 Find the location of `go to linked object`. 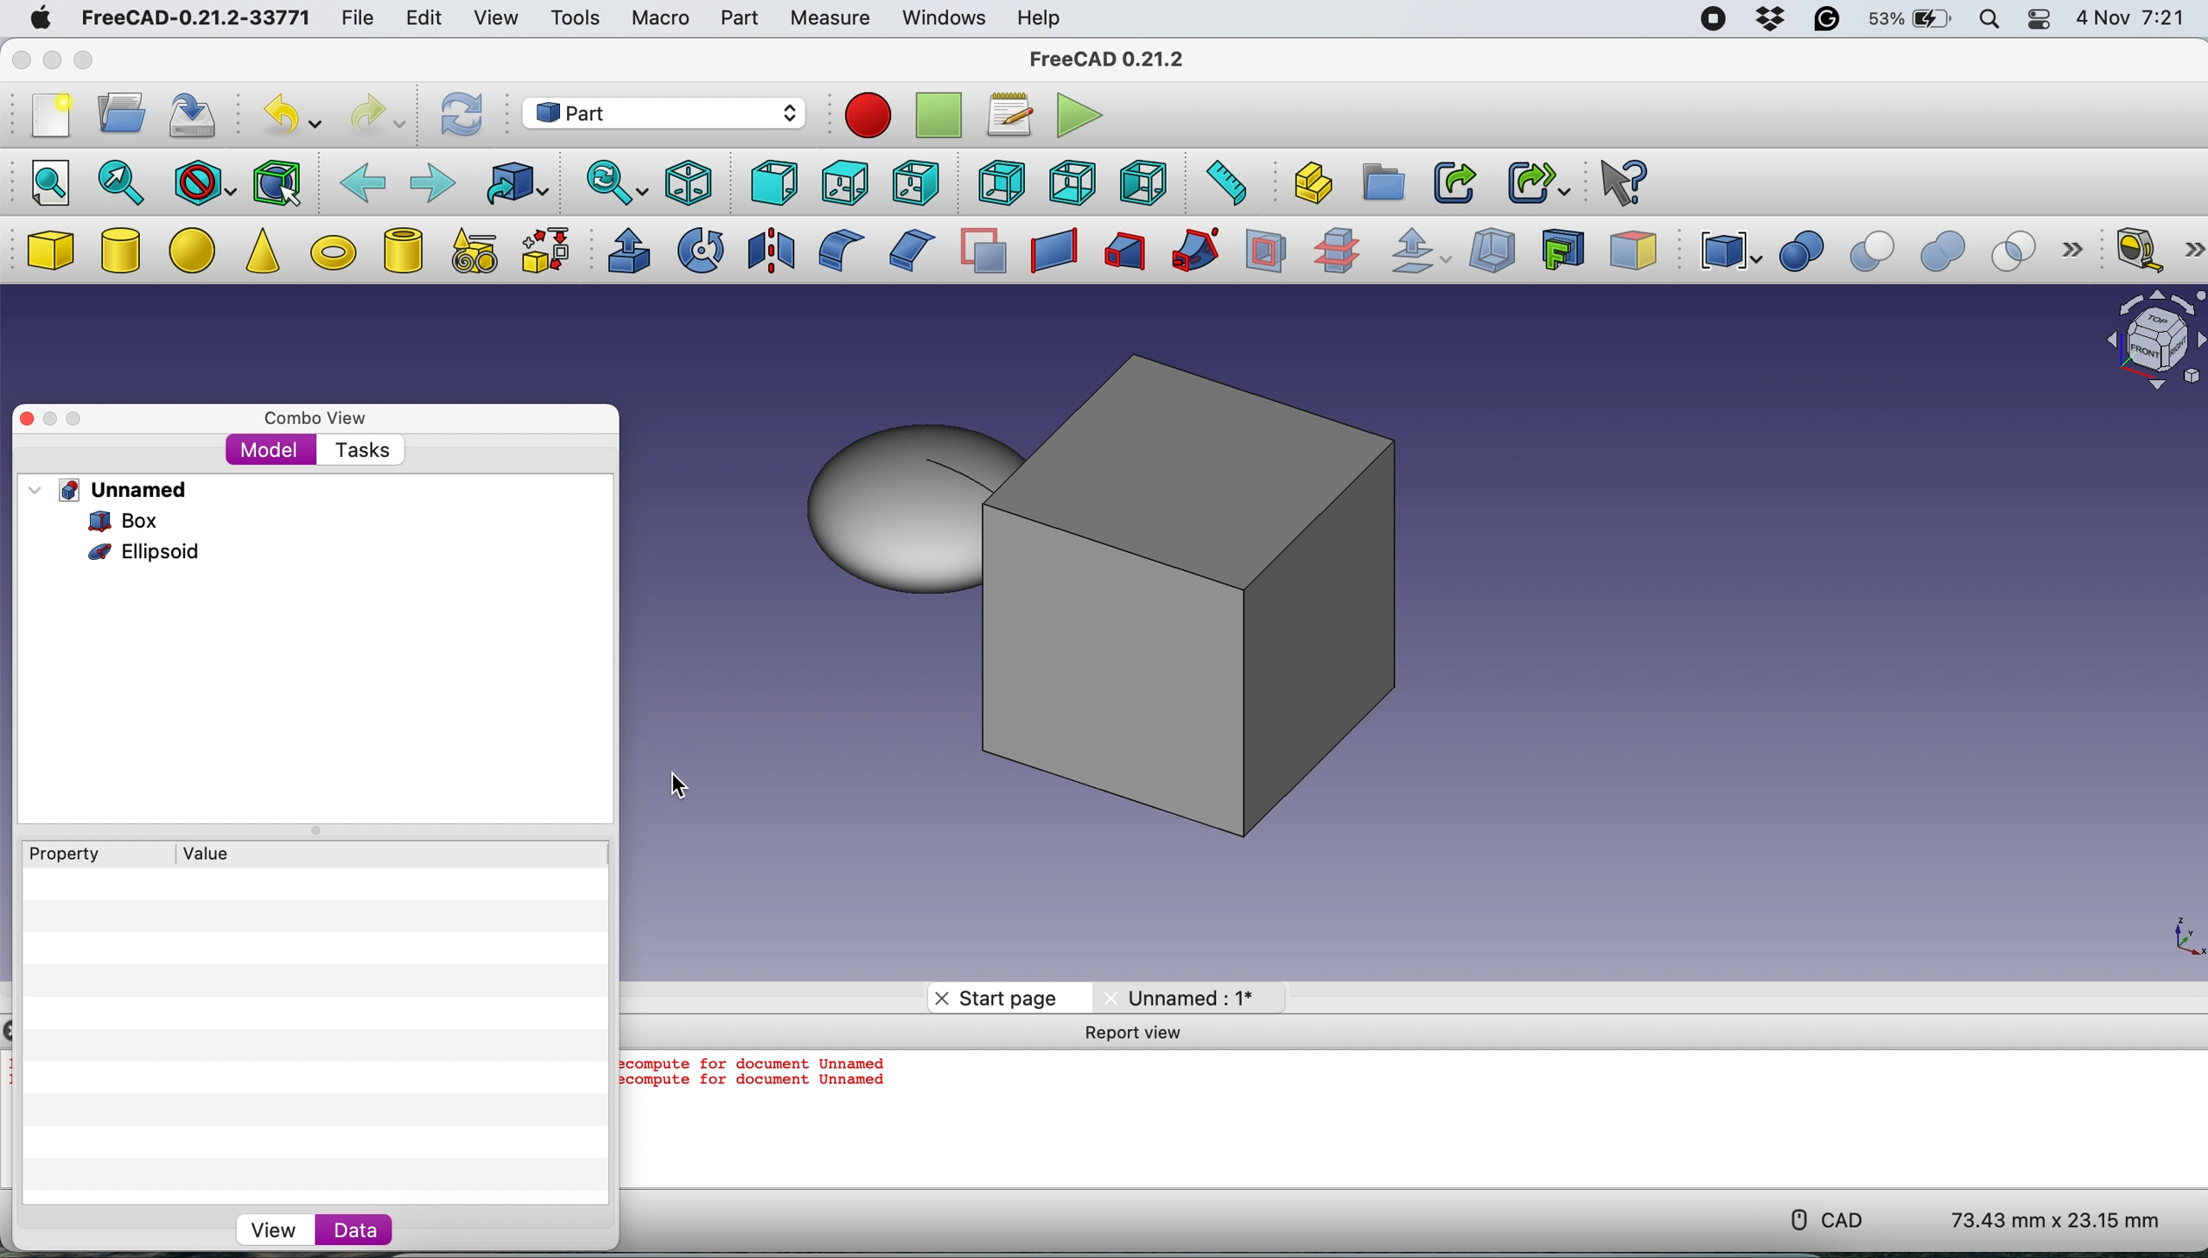

go to linked object is located at coordinates (516, 183).